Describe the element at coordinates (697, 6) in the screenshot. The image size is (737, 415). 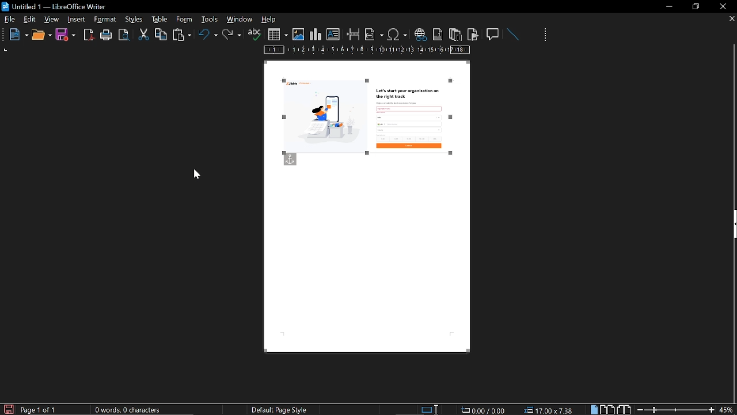
I see `restore down` at that location.